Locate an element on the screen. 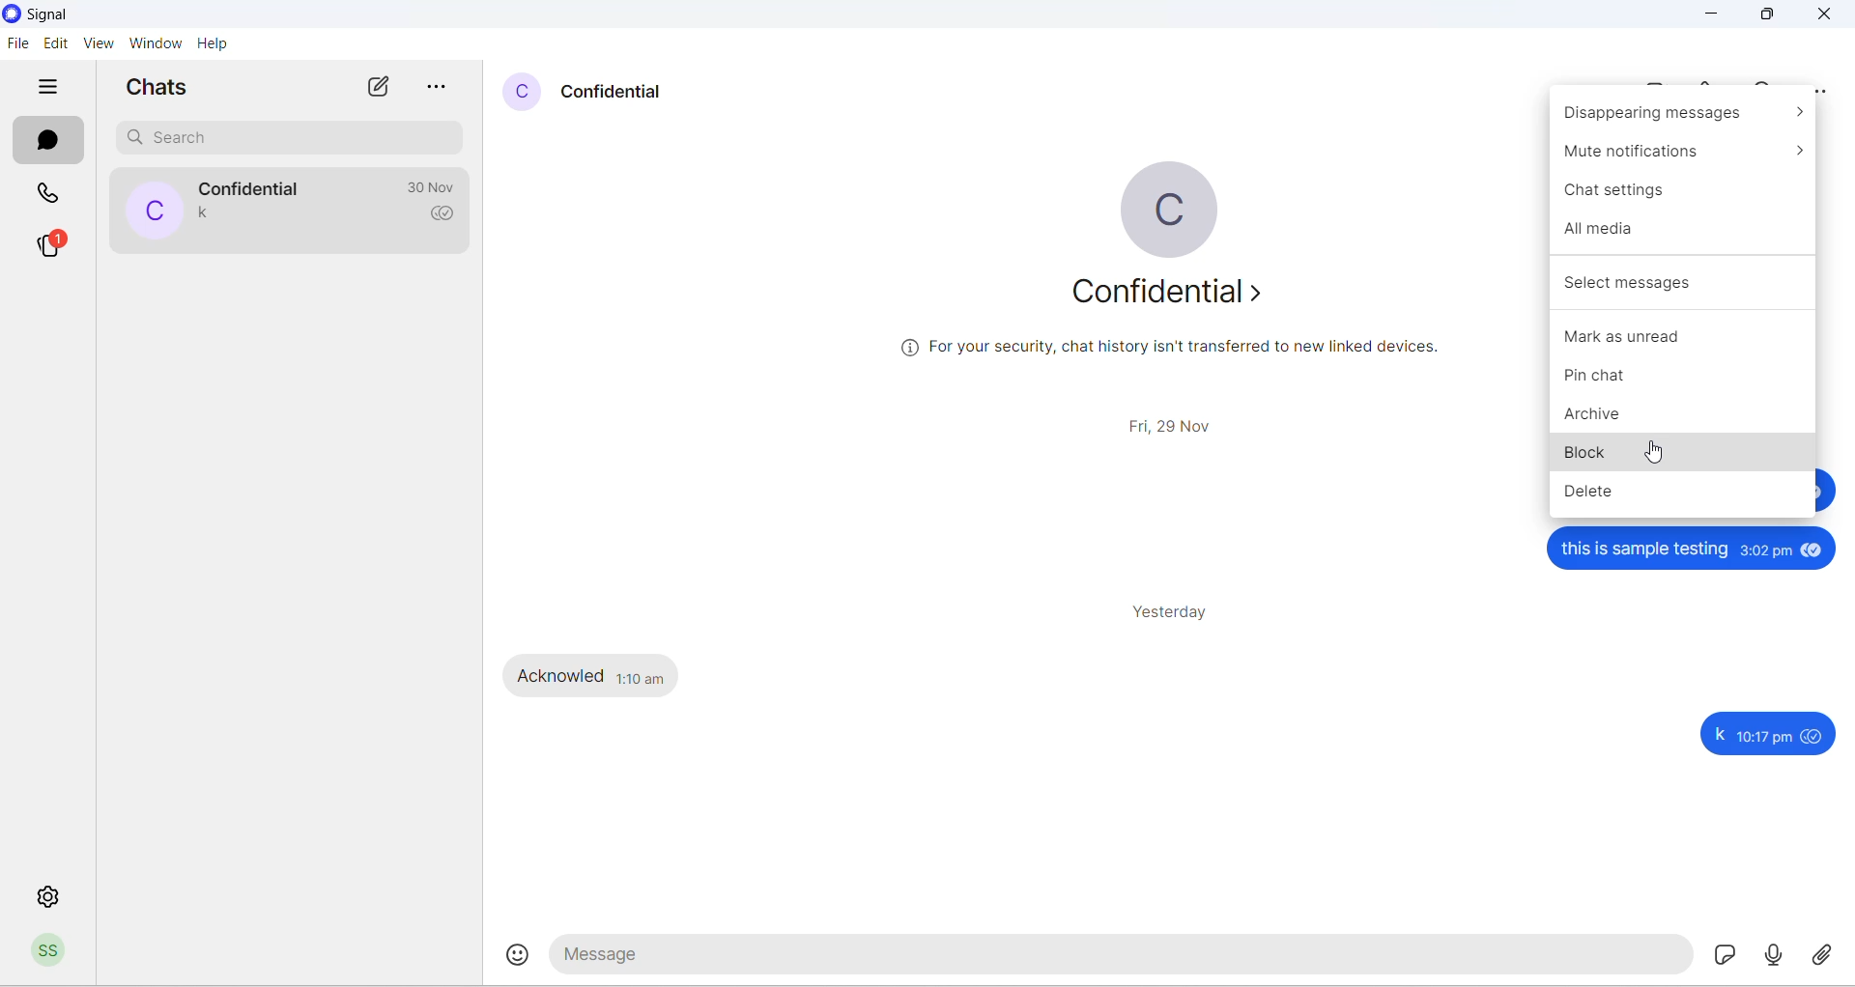 The width and height of the screenshot is (1855, 987). window is located at coordinates (152, 42).